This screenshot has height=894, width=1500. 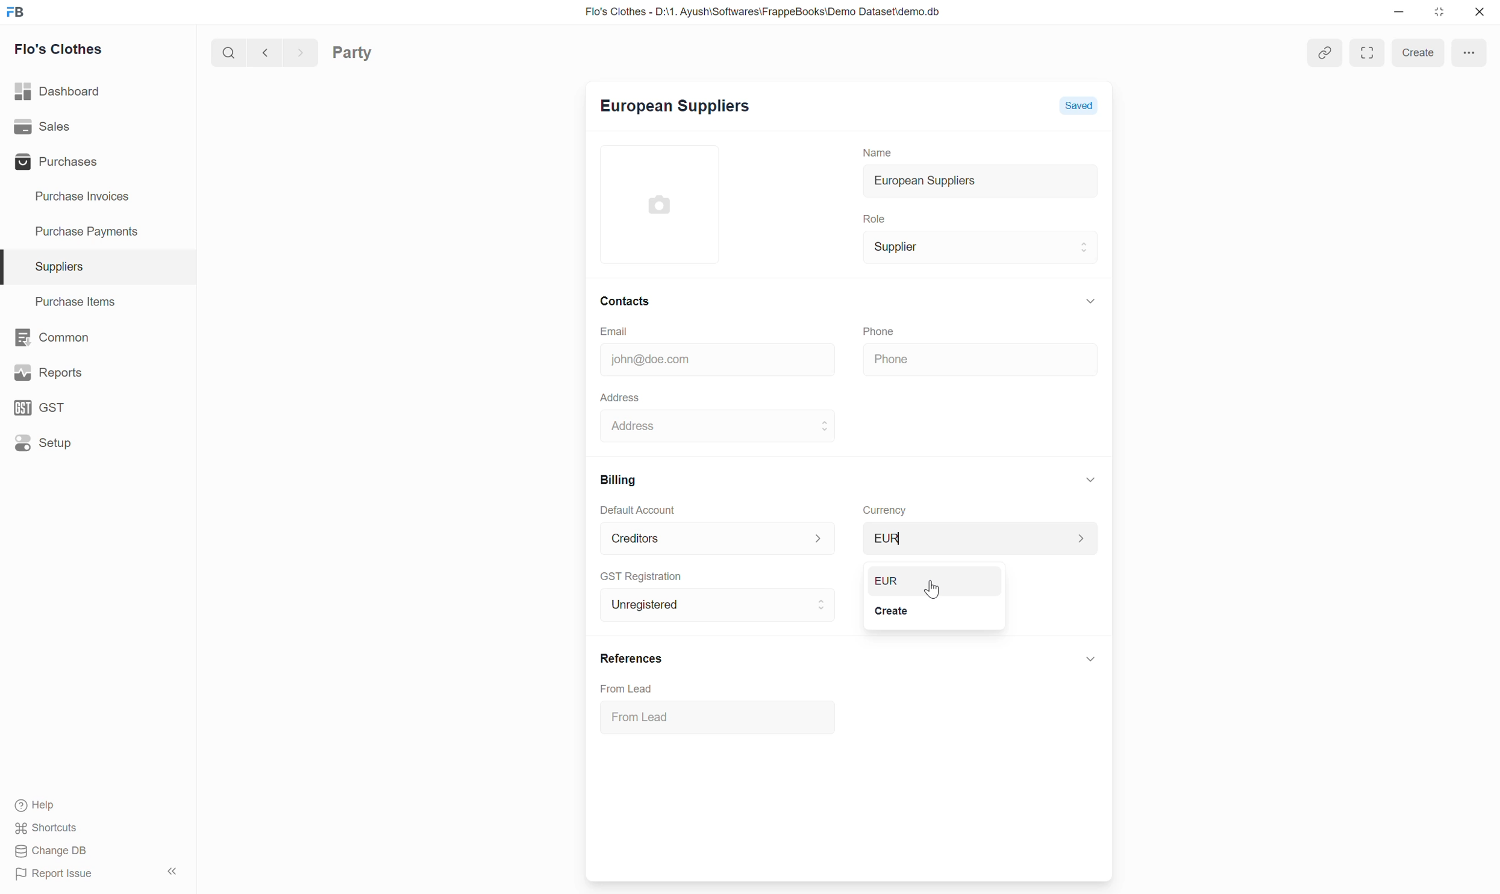 I want to click on Currency, so click(x=881, y=508).